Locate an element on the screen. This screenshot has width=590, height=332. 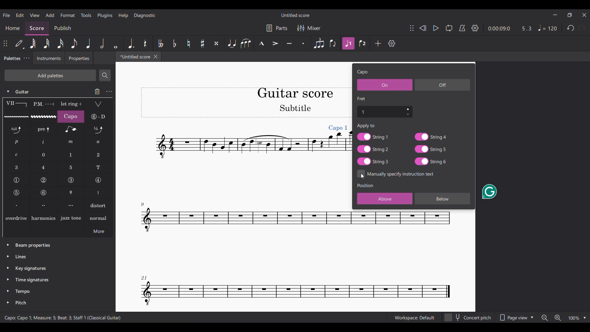
Tuplet is located at coordinates (318, 43).